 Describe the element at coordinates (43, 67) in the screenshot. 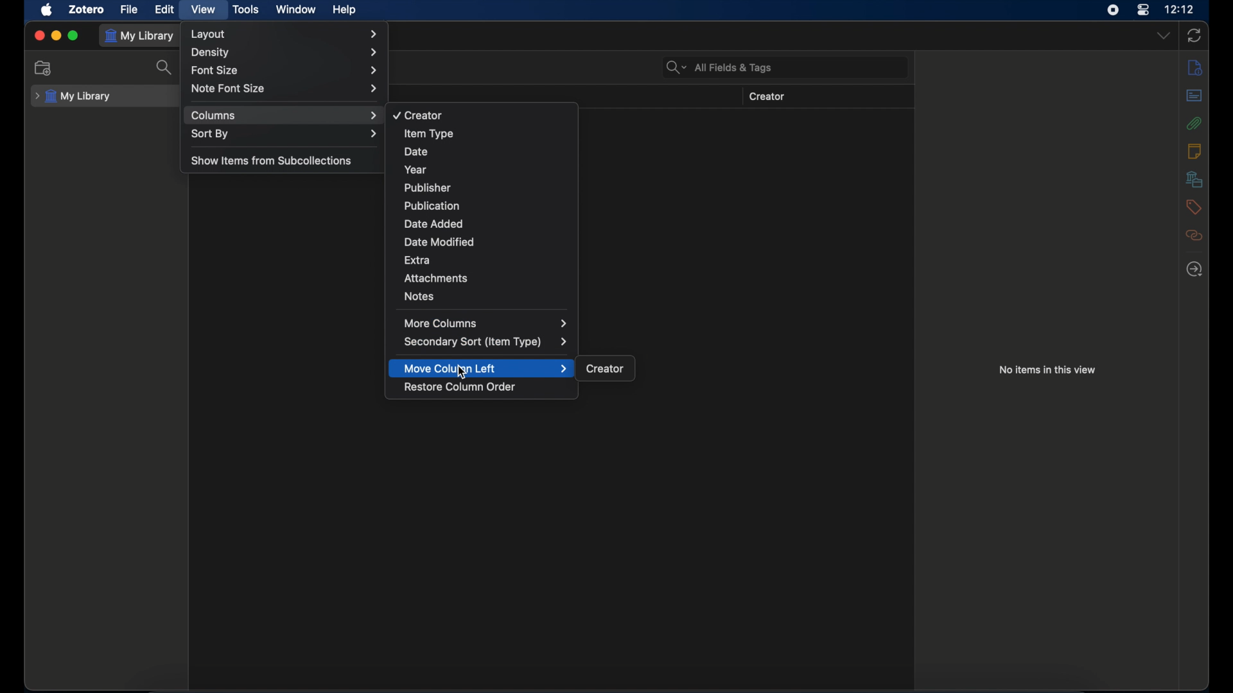

I see `new collection` at that location.